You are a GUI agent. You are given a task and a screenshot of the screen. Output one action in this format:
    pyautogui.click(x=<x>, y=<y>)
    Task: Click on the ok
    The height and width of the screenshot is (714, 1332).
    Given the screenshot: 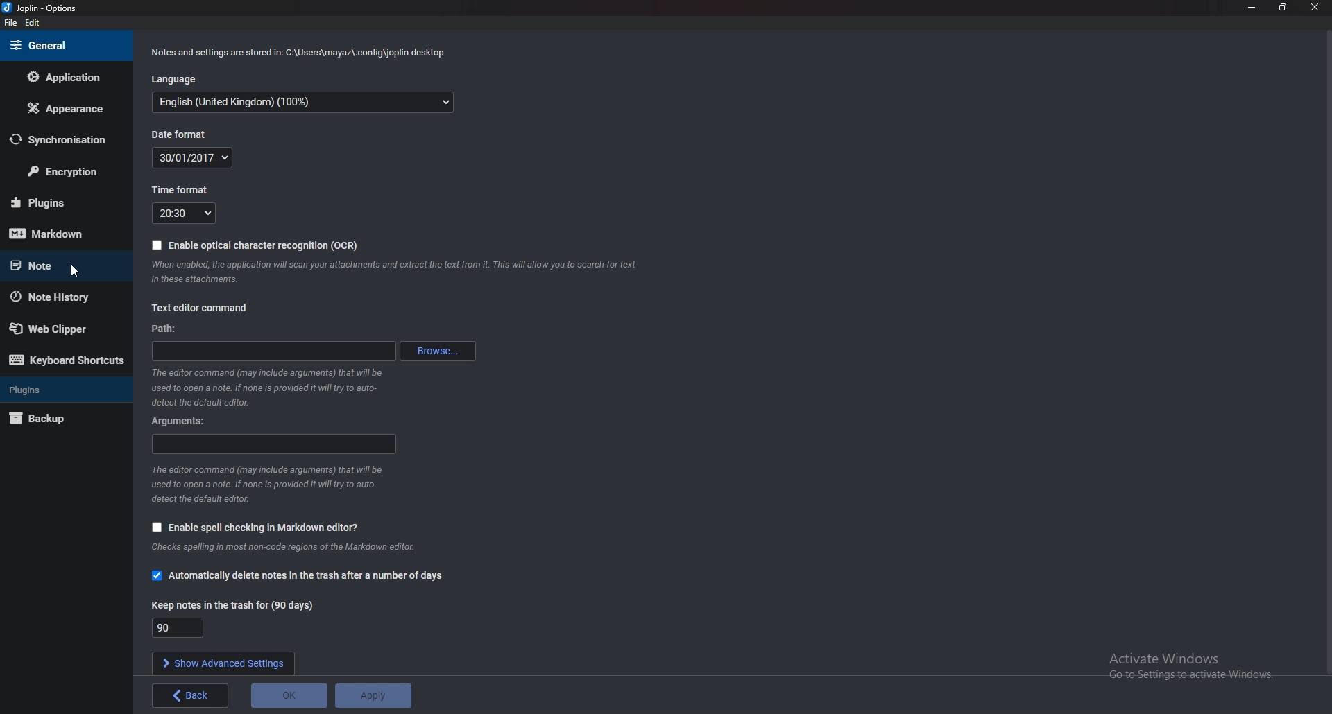 What is the action you would take?
    pyautogui.click(x=289, y=697)
    